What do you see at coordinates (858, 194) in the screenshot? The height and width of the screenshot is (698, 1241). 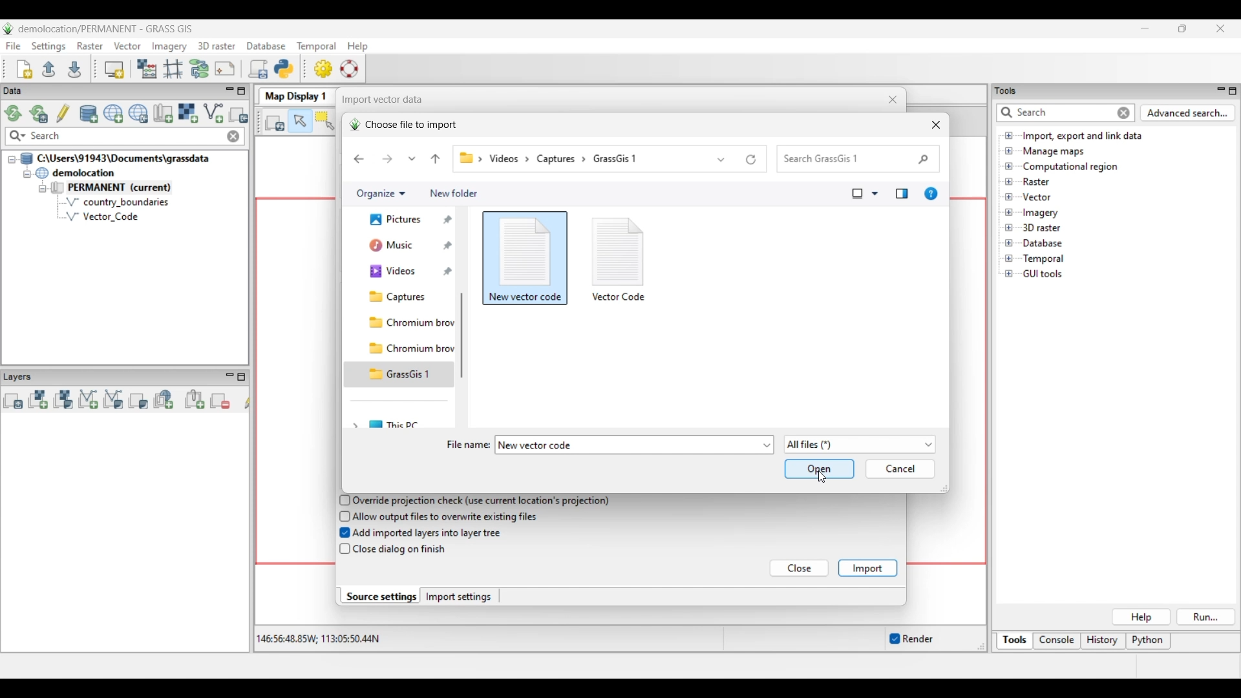 I see `Selected change view` at bounding box center [858, 194].